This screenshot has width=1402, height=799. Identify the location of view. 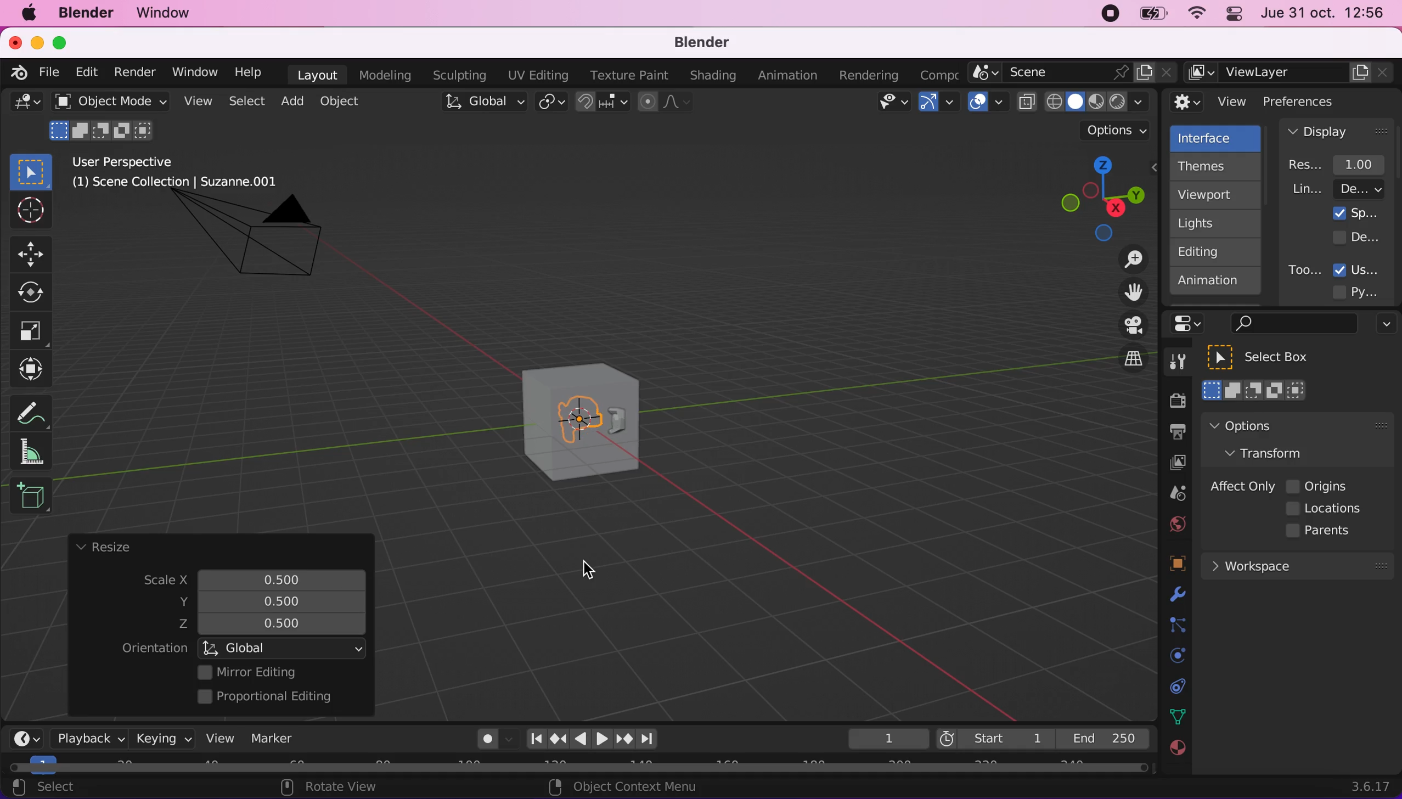
(1209, 102).